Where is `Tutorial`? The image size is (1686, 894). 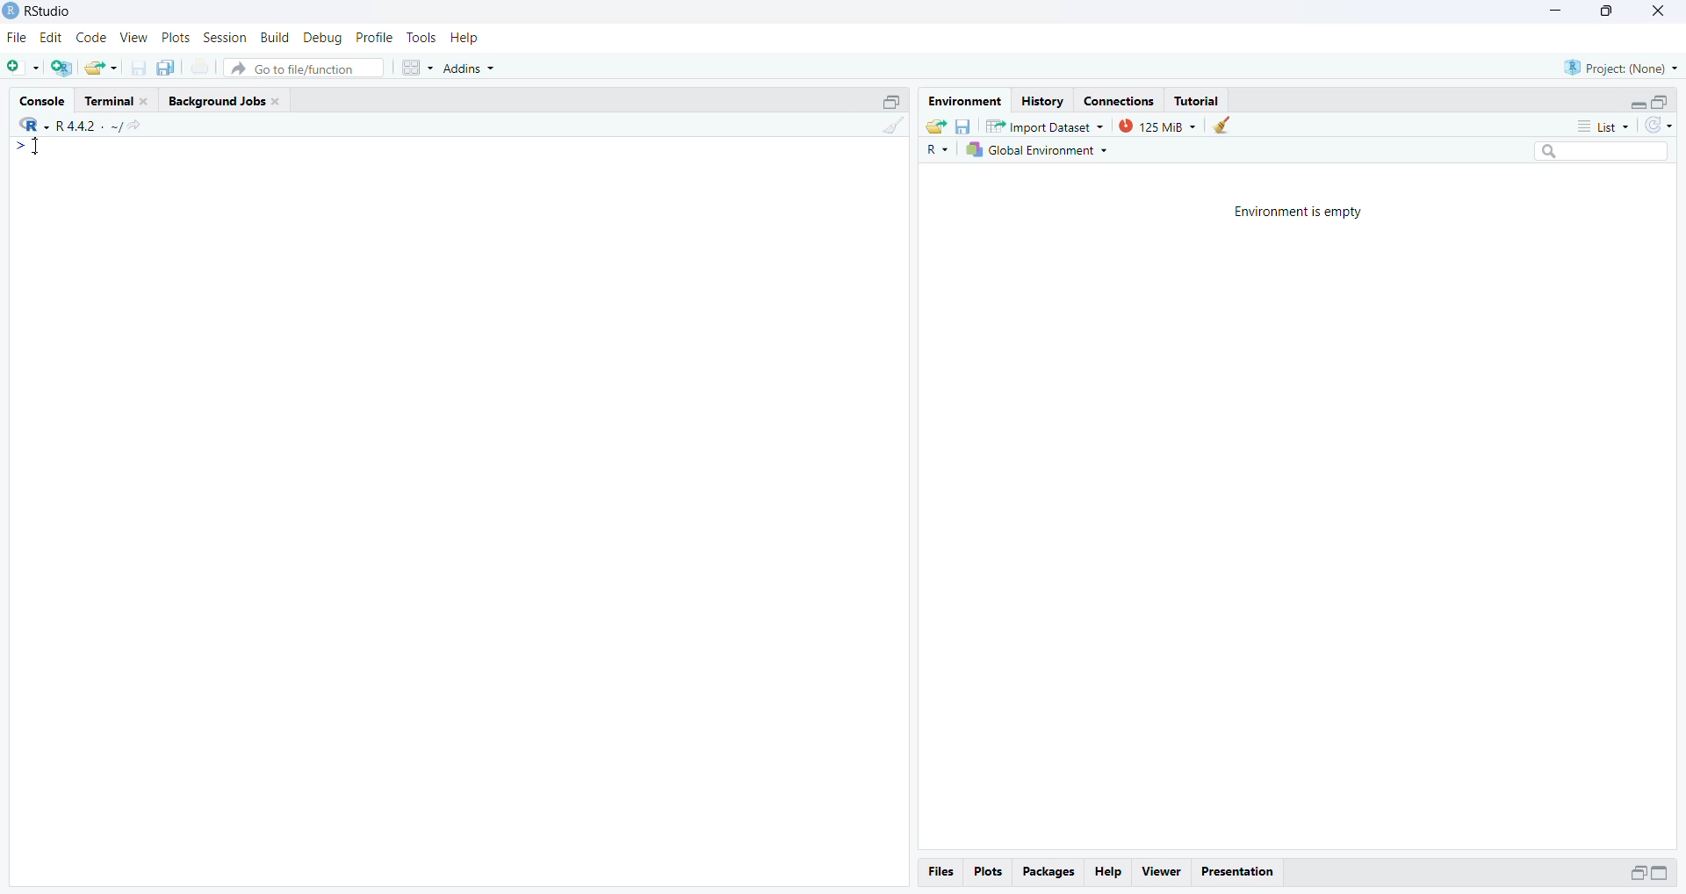 Tutorial is located at coordinates (1198, 100).